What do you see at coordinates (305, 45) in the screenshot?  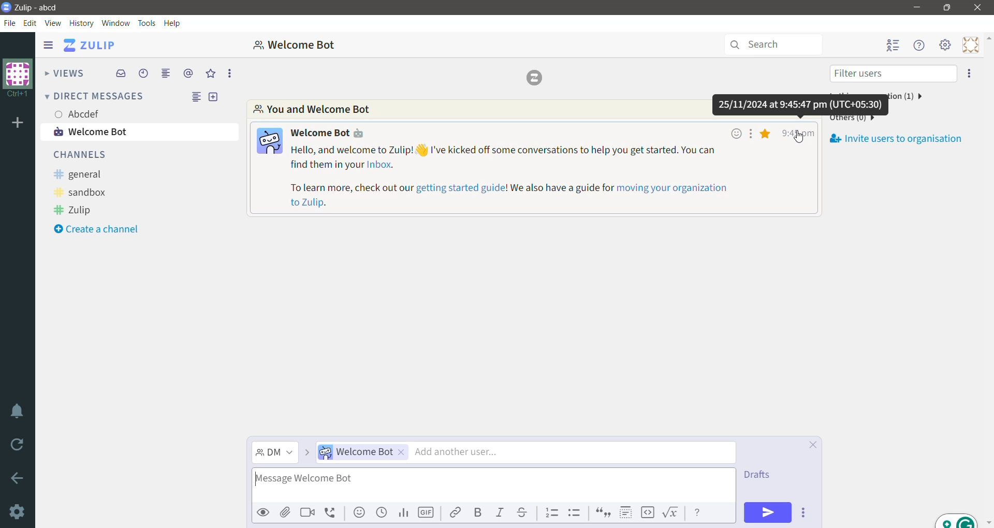 I see `Welcome Bot` at bounding box center [305, 45].